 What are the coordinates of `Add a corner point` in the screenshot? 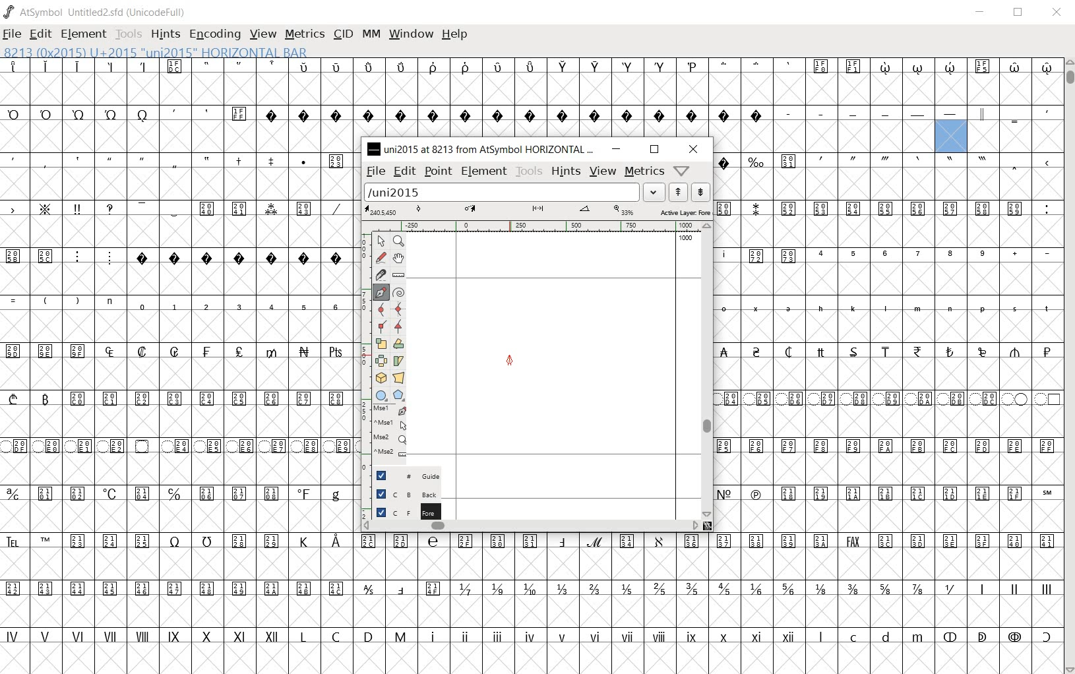 It's located at (398, 326).